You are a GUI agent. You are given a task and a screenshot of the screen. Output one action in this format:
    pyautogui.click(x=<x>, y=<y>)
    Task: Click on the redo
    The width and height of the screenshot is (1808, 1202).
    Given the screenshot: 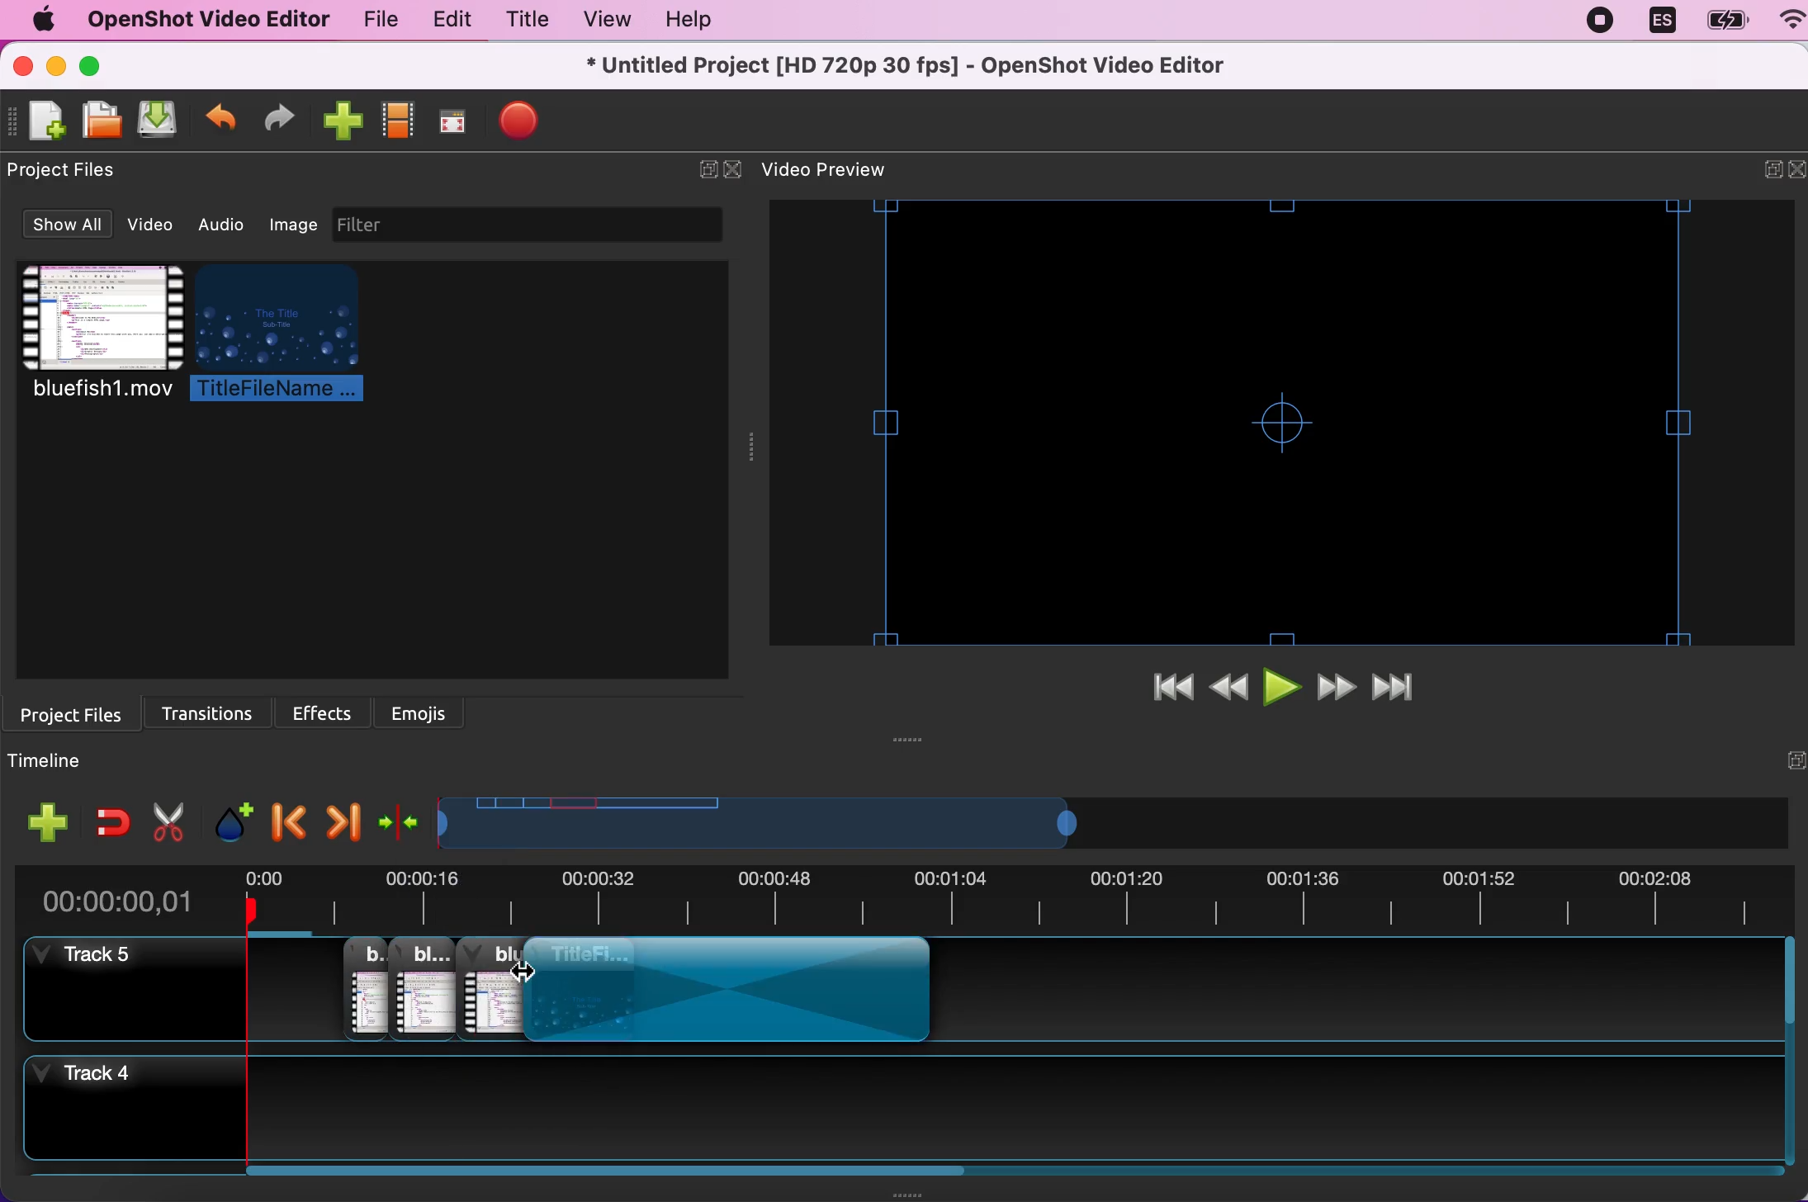 What is the action you would take?
    pyautogui.click(x=279, y=121)
    